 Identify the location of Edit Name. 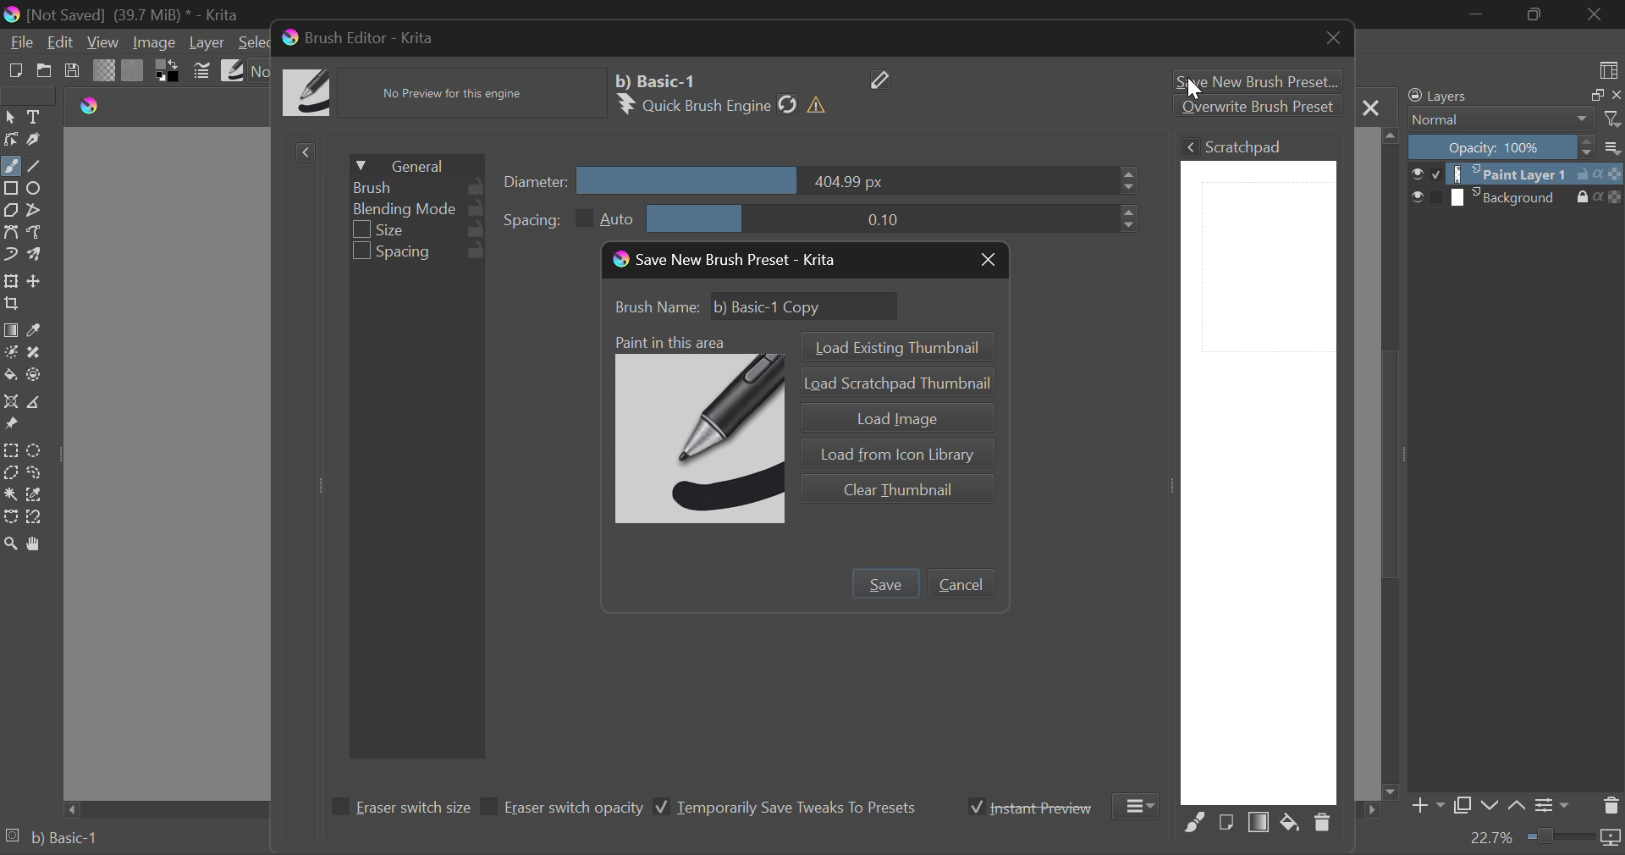
(883, 79).